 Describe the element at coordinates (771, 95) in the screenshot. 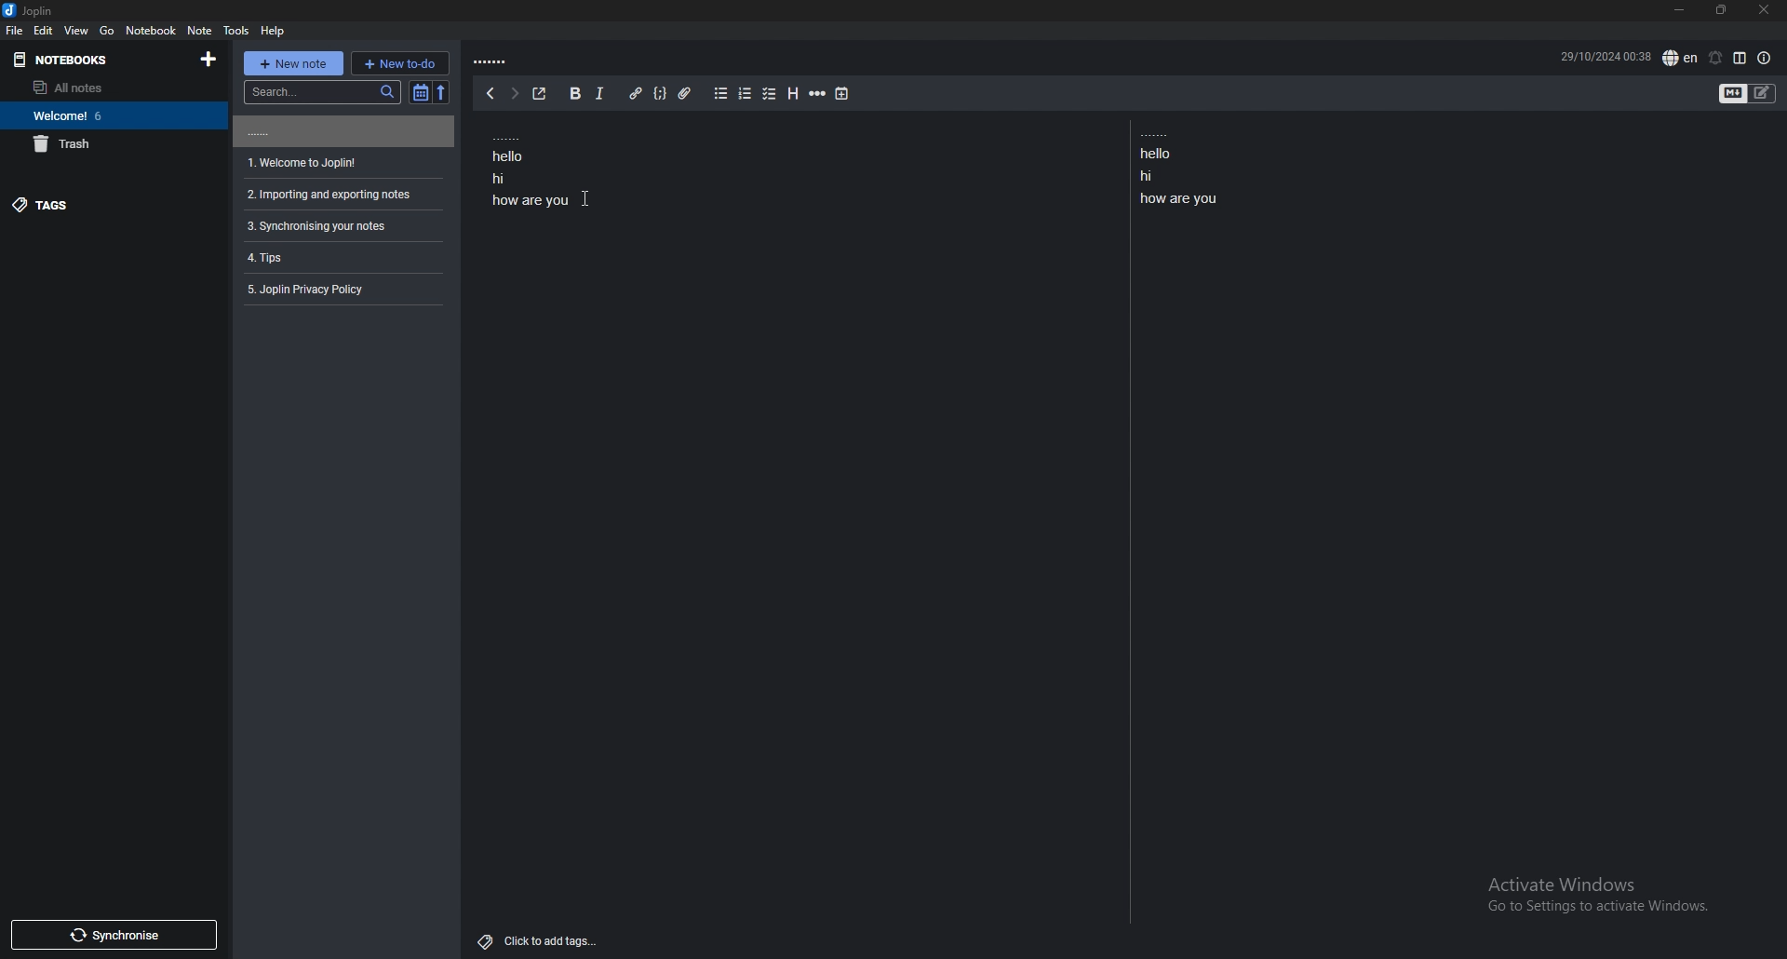

I see `checkbox` at that location.